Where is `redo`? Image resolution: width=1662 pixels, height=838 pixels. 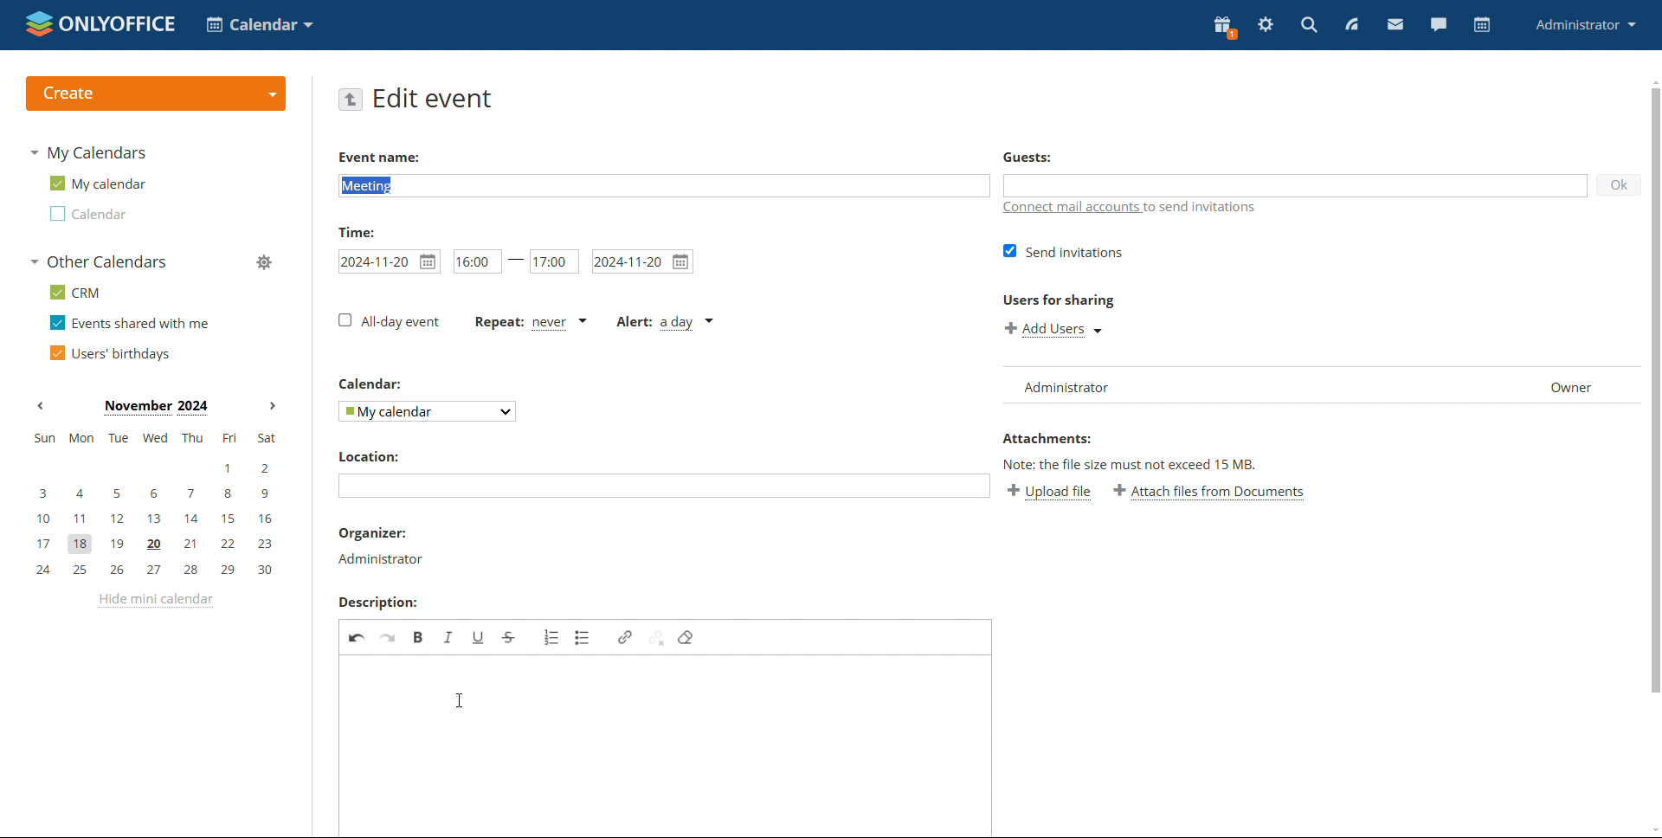
redo is located at coordinates (387, 637).